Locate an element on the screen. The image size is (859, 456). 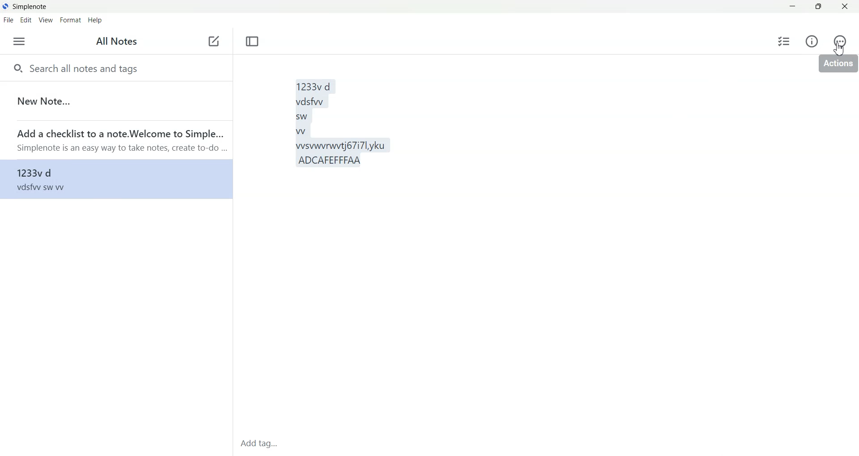
Minimize is located at coordinates (793, 7).